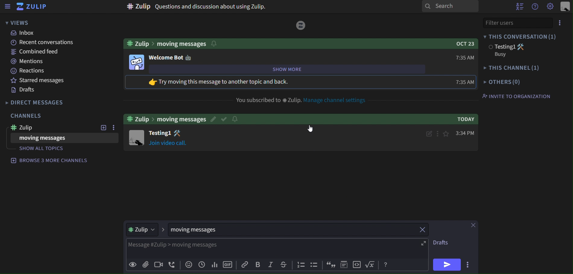 The image size is (573, 274). I want to click on show more, so click(300, 69).